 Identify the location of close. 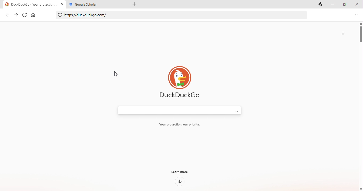
(358, 4).